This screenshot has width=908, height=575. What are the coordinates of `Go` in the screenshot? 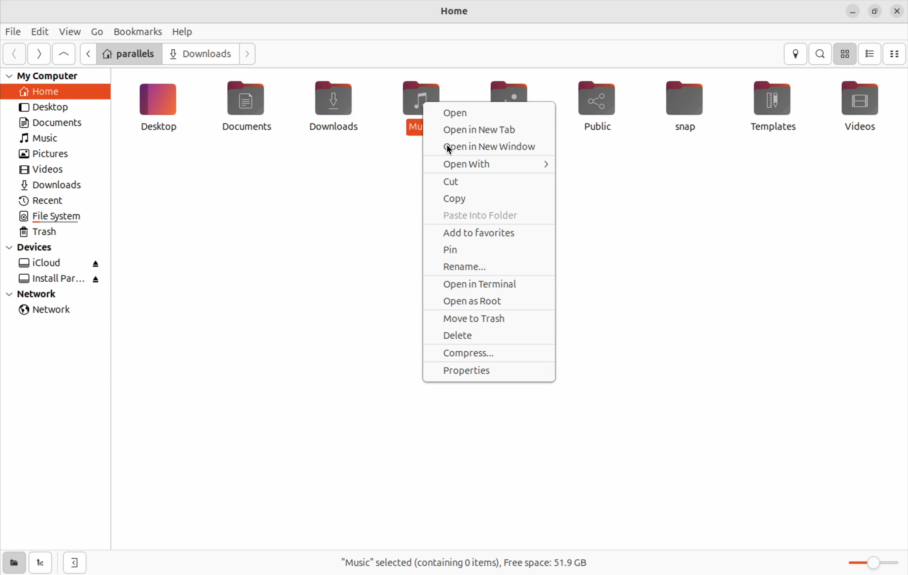 It's located at (96, 32).